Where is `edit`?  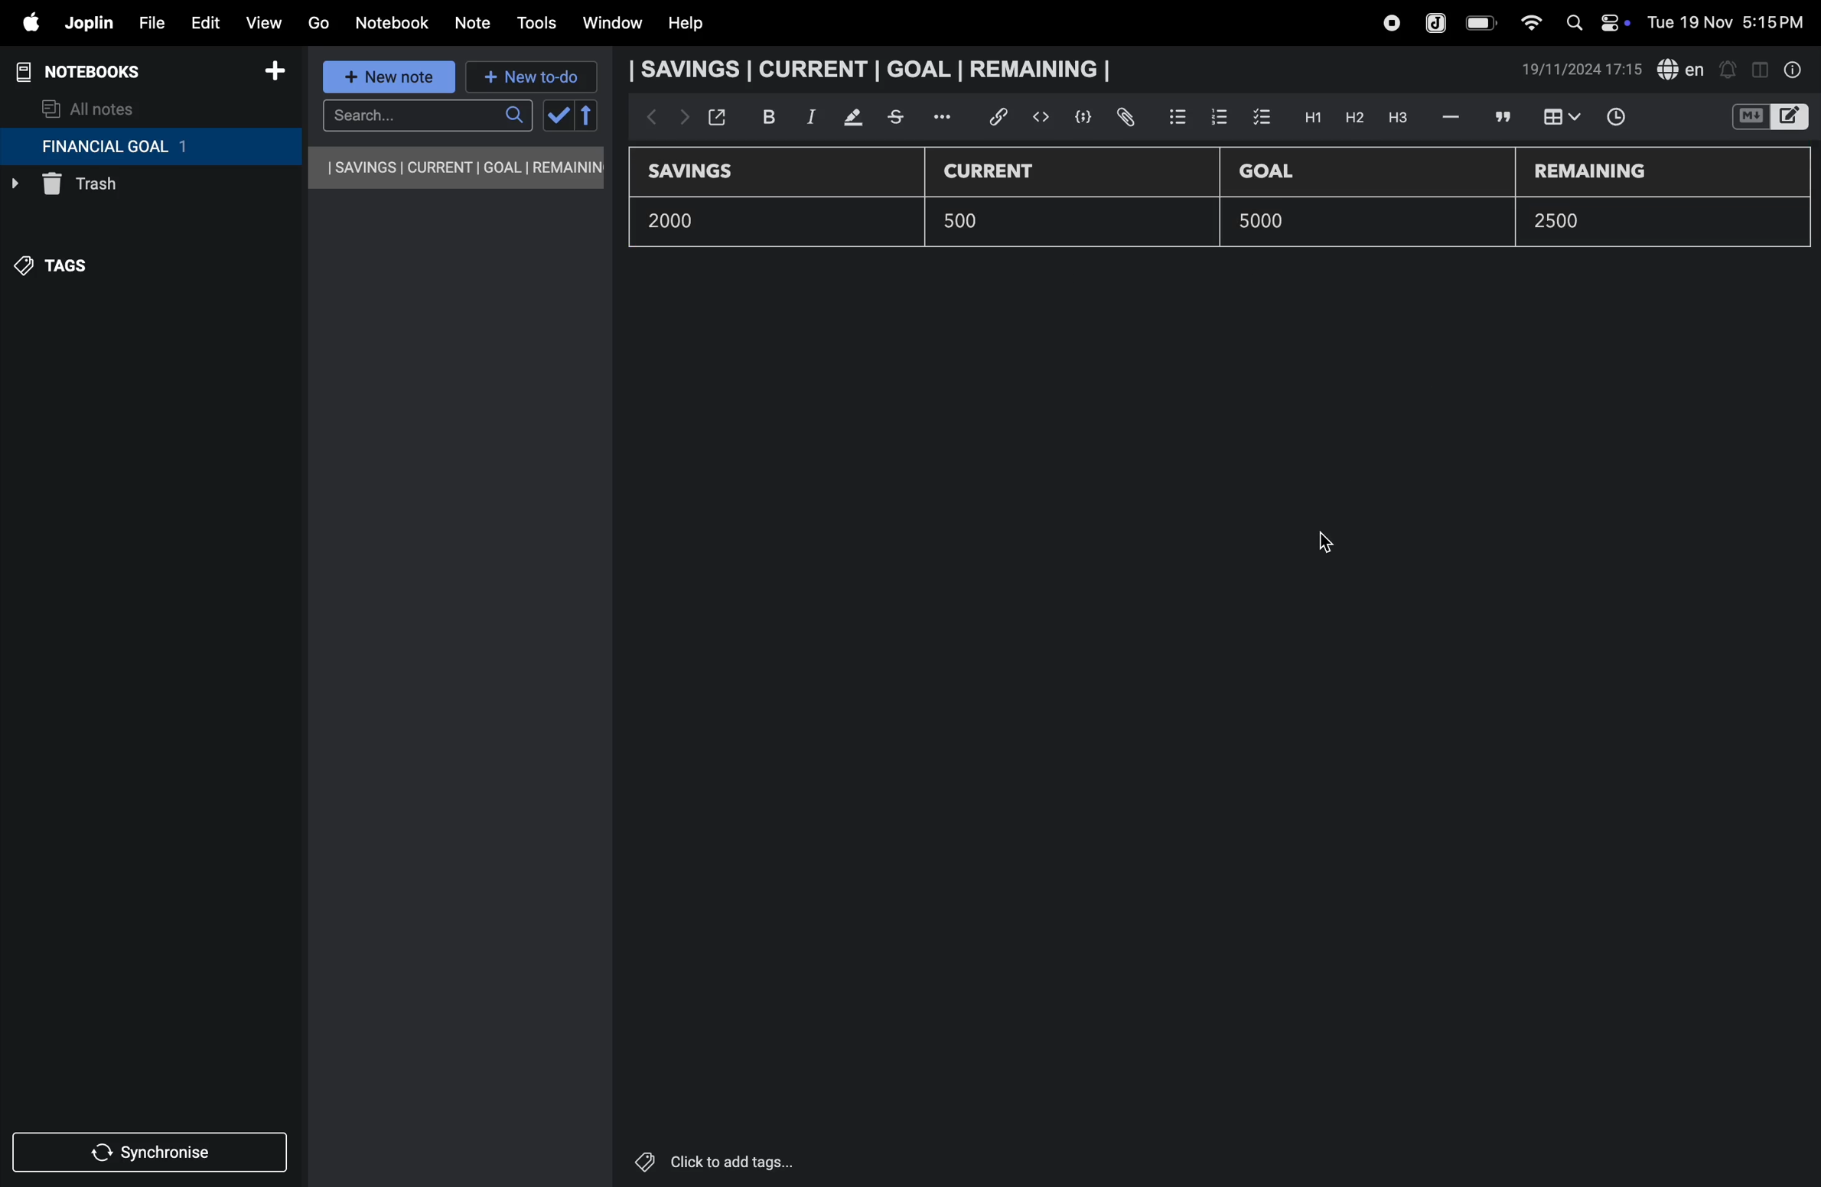 edit is located at coordinates (198, 19).